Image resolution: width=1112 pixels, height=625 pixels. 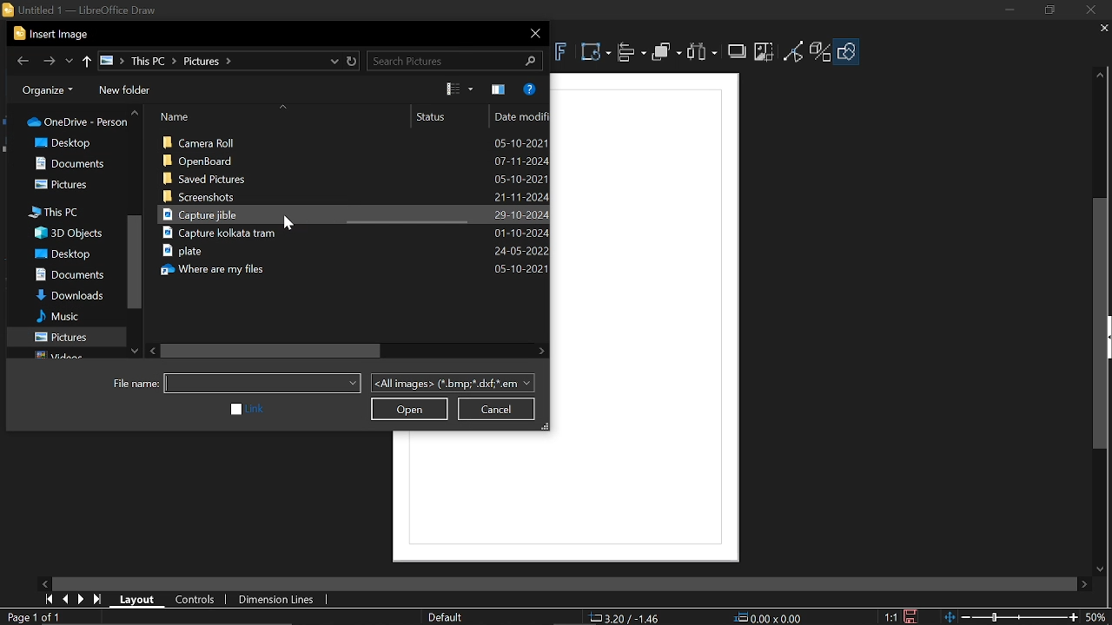 What do you see at coordinates (273, 351) in the screenshot?
I see `Horizontal scrollbar` at bounding box center [273, 351].